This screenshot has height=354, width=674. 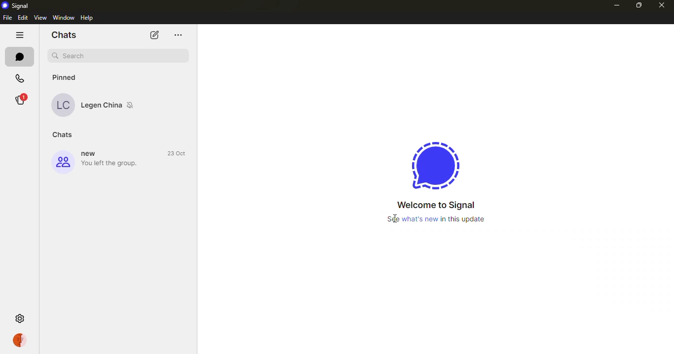 I want to click on New, so click(x=92, y=154).